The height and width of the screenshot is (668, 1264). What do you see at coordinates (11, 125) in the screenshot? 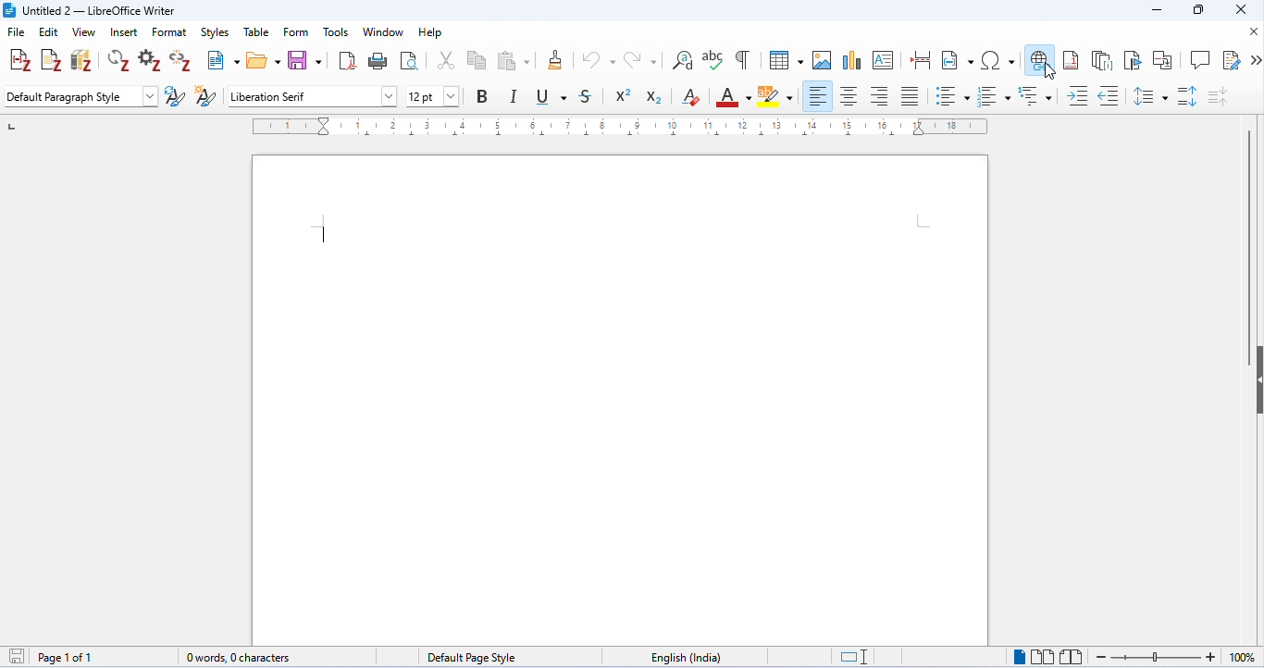
I see `left numbering in ruler` at bounding box center [11, 125].